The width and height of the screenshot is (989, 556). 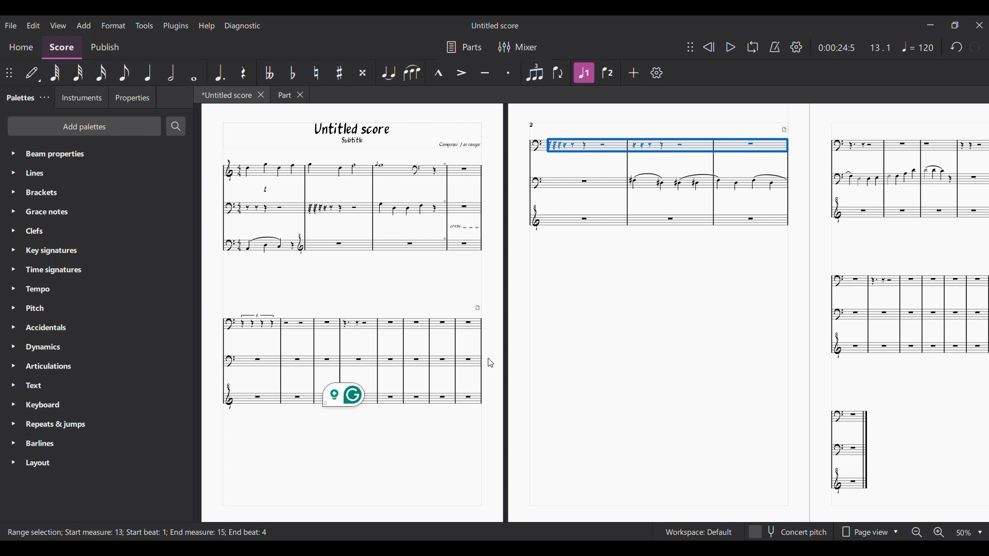 What do you see at coordinates (40, 406) in the screenshot?
I see `> Keyboard` at bounding box center [40, 406].